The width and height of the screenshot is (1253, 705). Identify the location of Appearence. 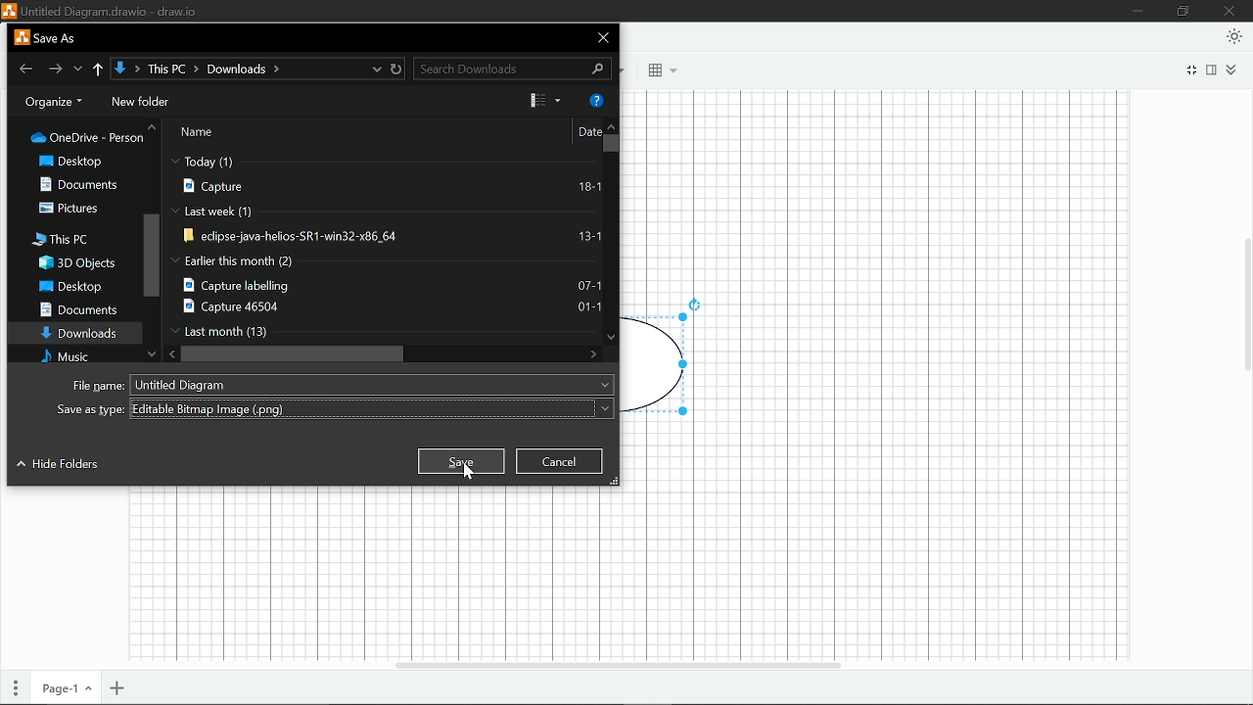
(1234, 37).